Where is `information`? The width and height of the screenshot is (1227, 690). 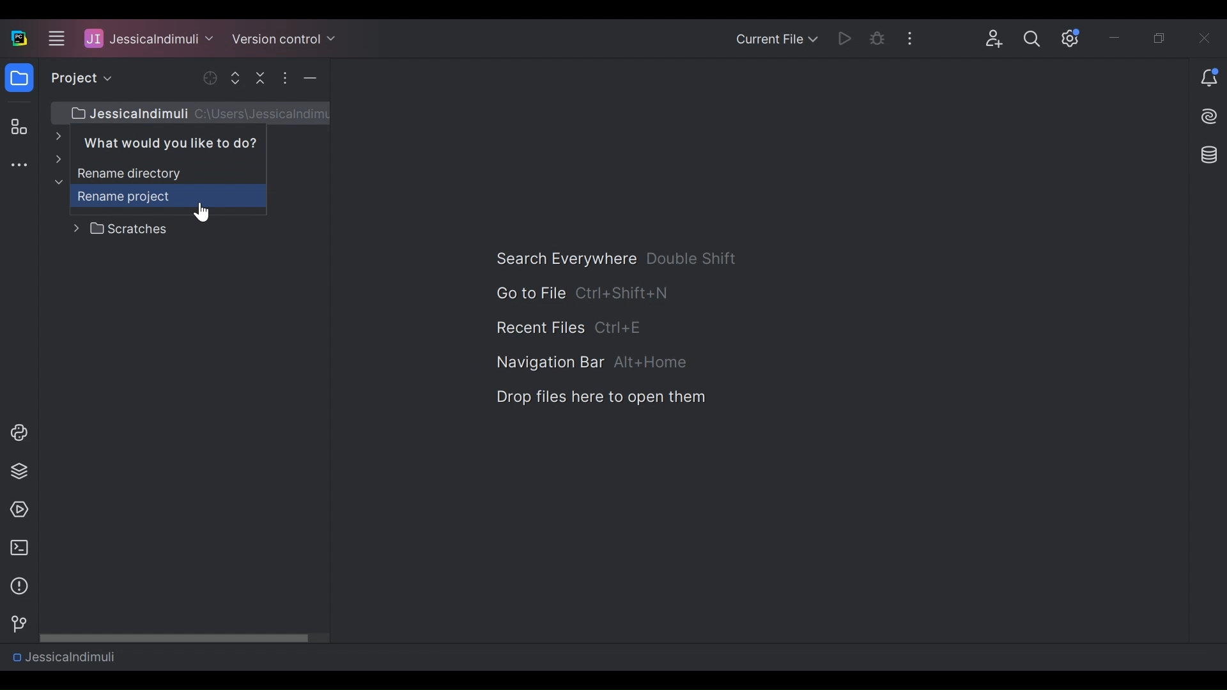
information is located at coordinates (16, 586).